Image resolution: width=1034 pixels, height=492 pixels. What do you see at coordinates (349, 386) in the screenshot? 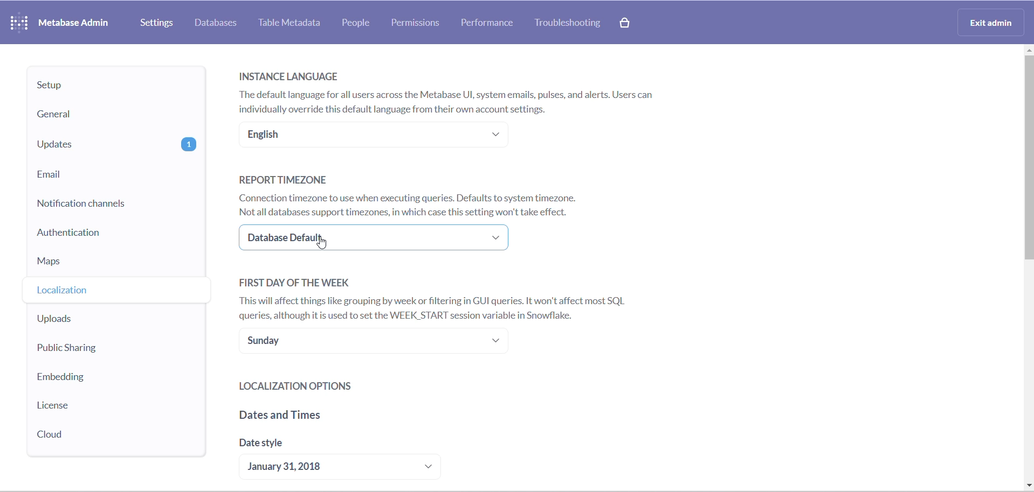
I see `localization options` at bounding box center [349, 386].